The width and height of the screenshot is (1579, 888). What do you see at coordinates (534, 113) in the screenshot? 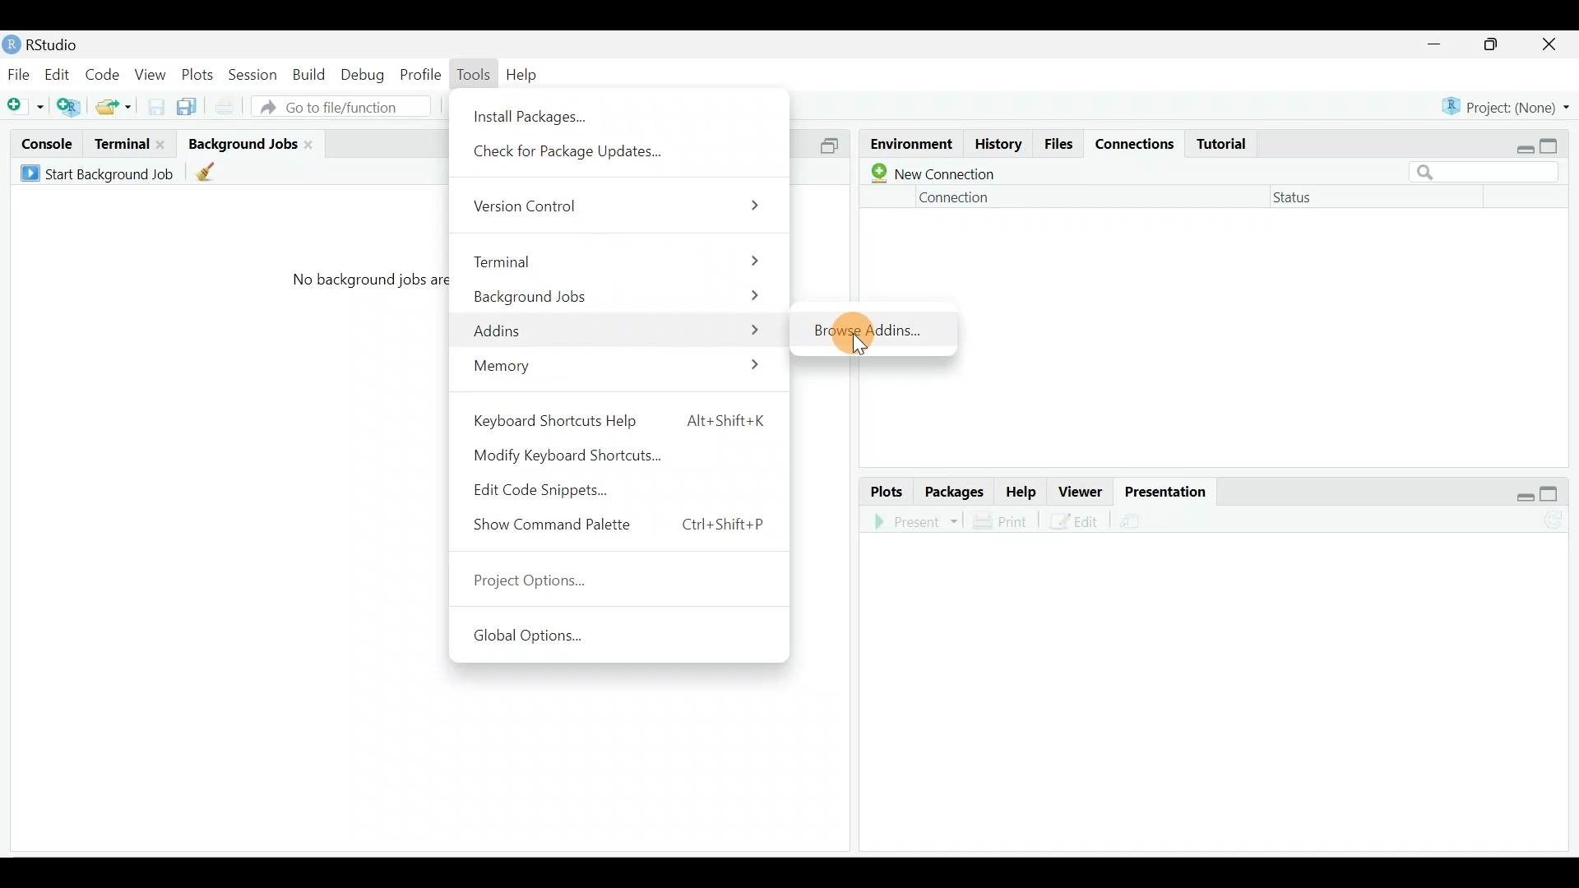
I see `Install Packages...` at bounding box center [534, 113].